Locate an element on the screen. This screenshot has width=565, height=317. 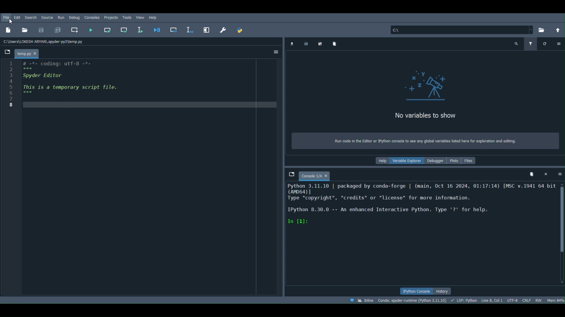
Run file (F5) is located at coordinates (91, 29).